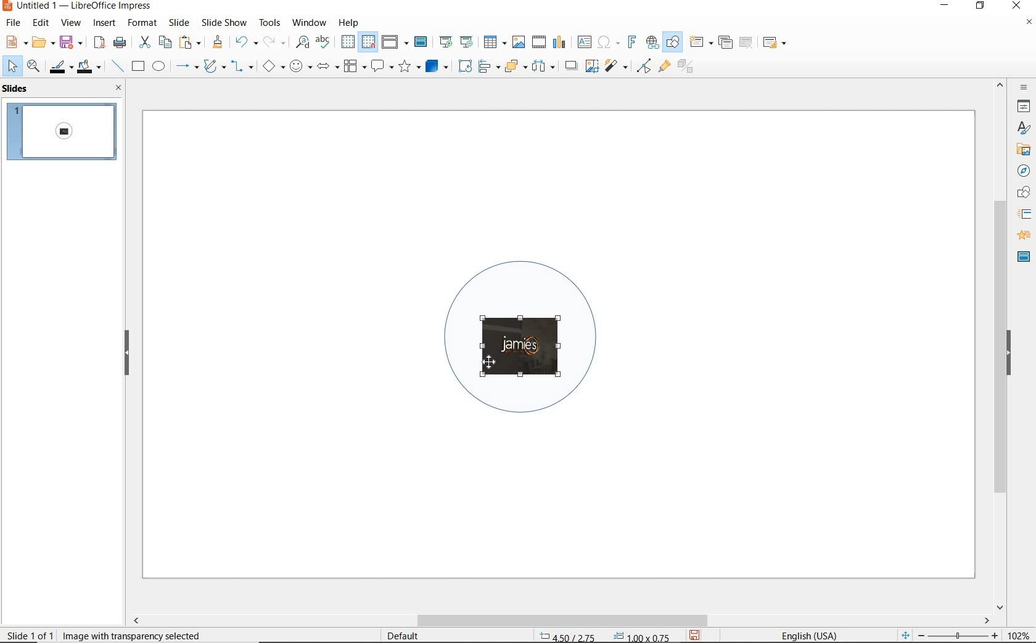  I want to click on properties, so click(1022, 106).